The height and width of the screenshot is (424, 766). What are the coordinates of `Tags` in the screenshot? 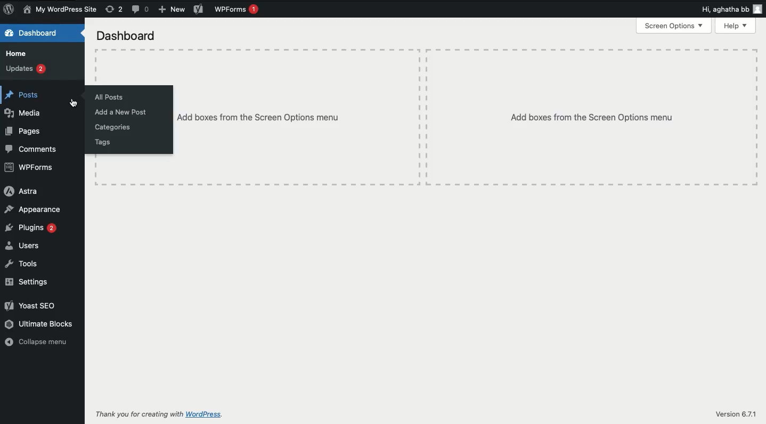 It's located at (102, 143).